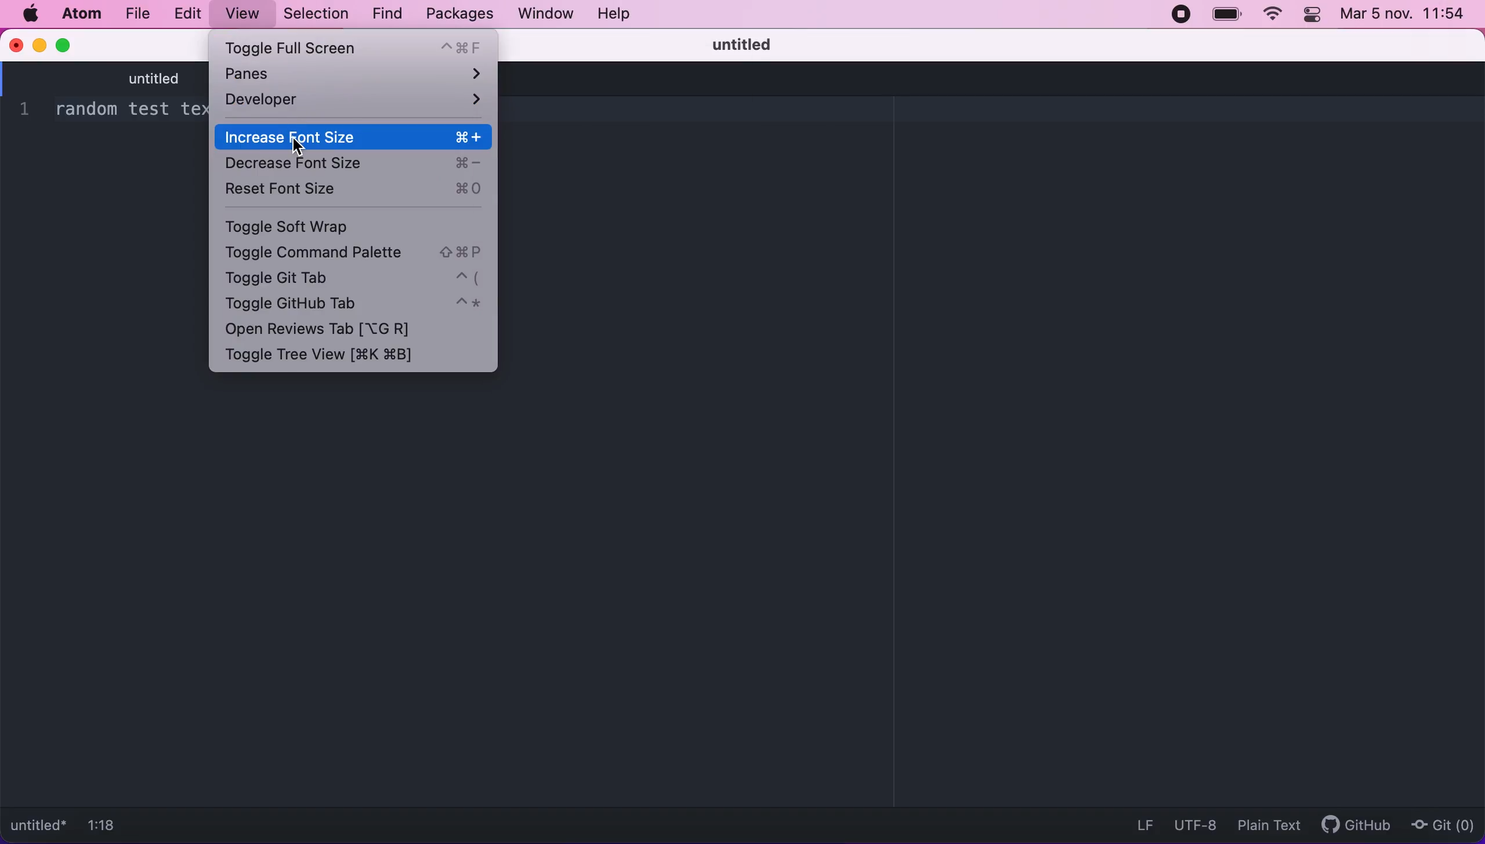 The height and width of the screenshot is (844, 1485). I want to click on battery, so click(1227, 14).